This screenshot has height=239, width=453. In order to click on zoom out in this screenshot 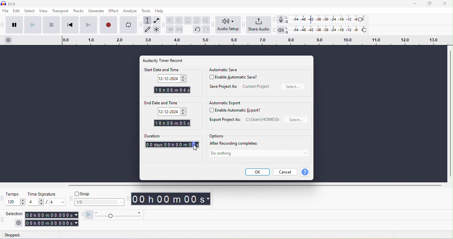, I will do `click(179, 20)`.